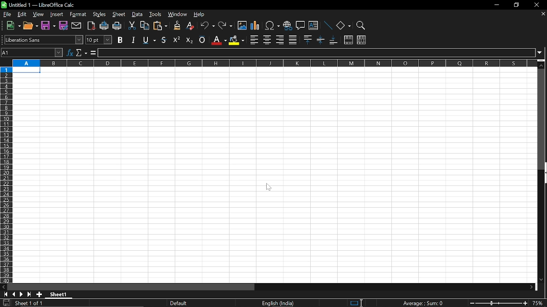  I want to click on cut, so click(131, 26).